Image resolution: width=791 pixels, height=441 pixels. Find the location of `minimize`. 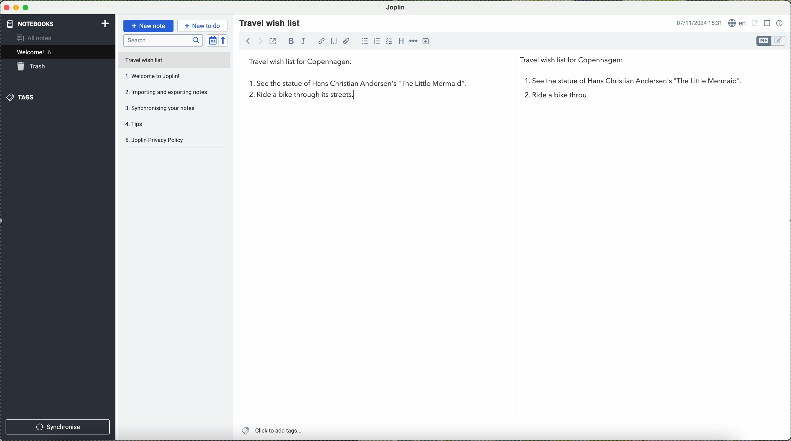

minimize is located at coordinates (17, 7).